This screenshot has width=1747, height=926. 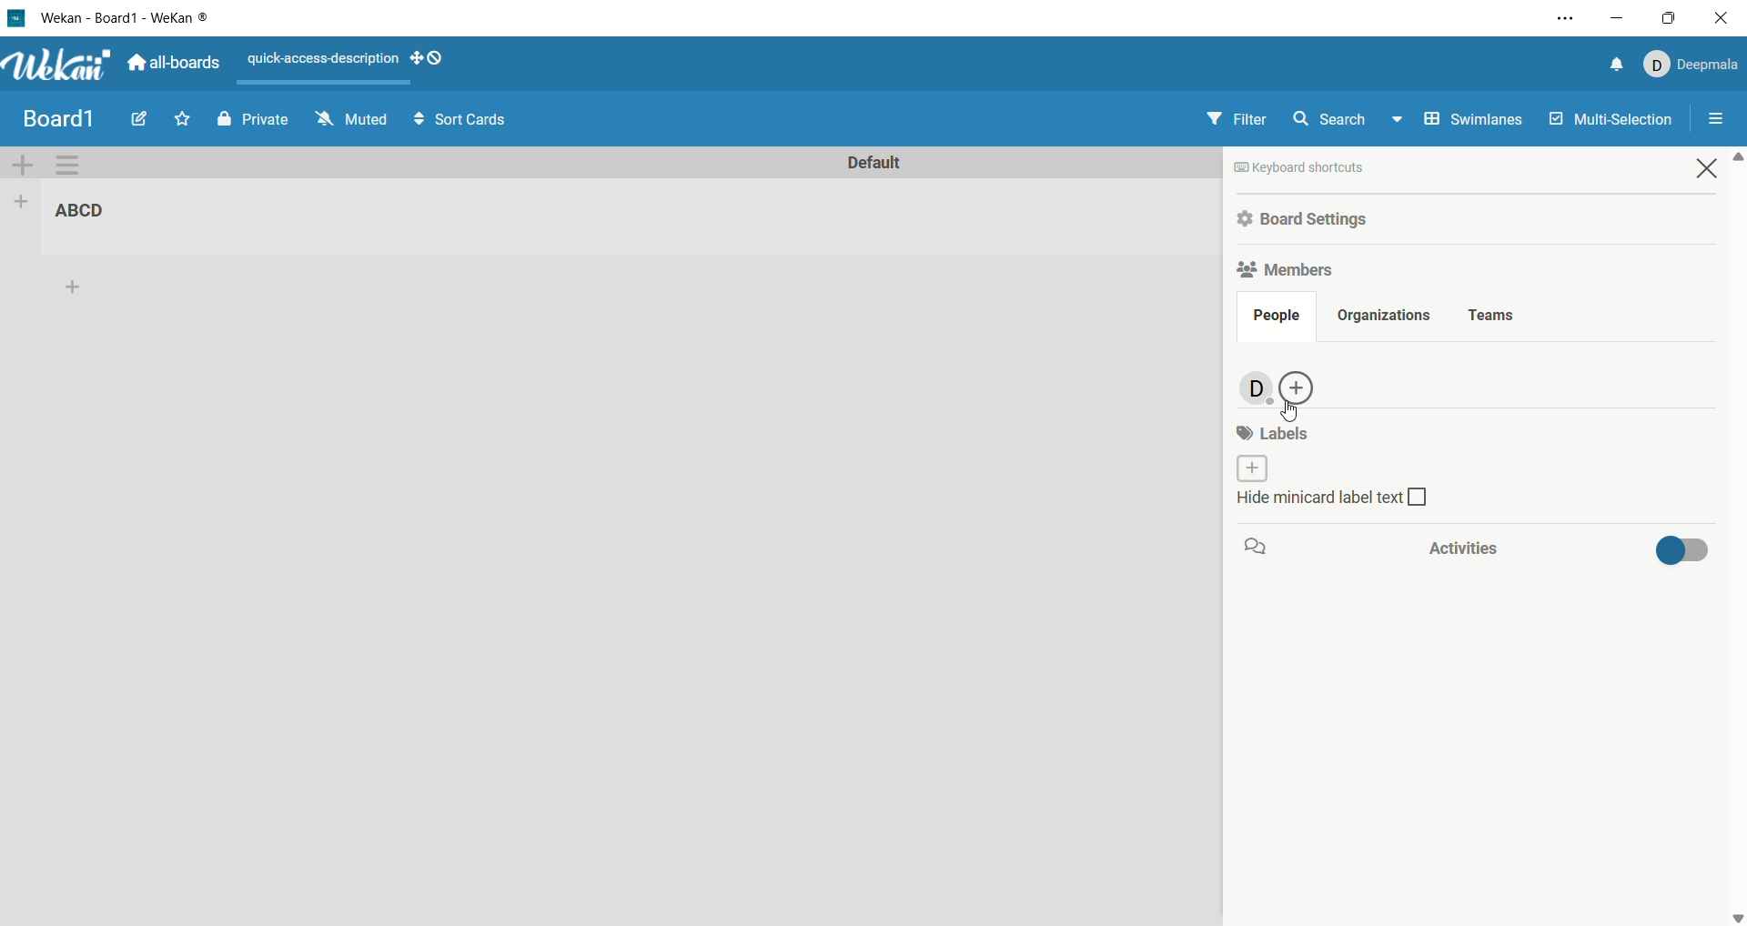 I want to click on search, so click(x=1350, y=118).